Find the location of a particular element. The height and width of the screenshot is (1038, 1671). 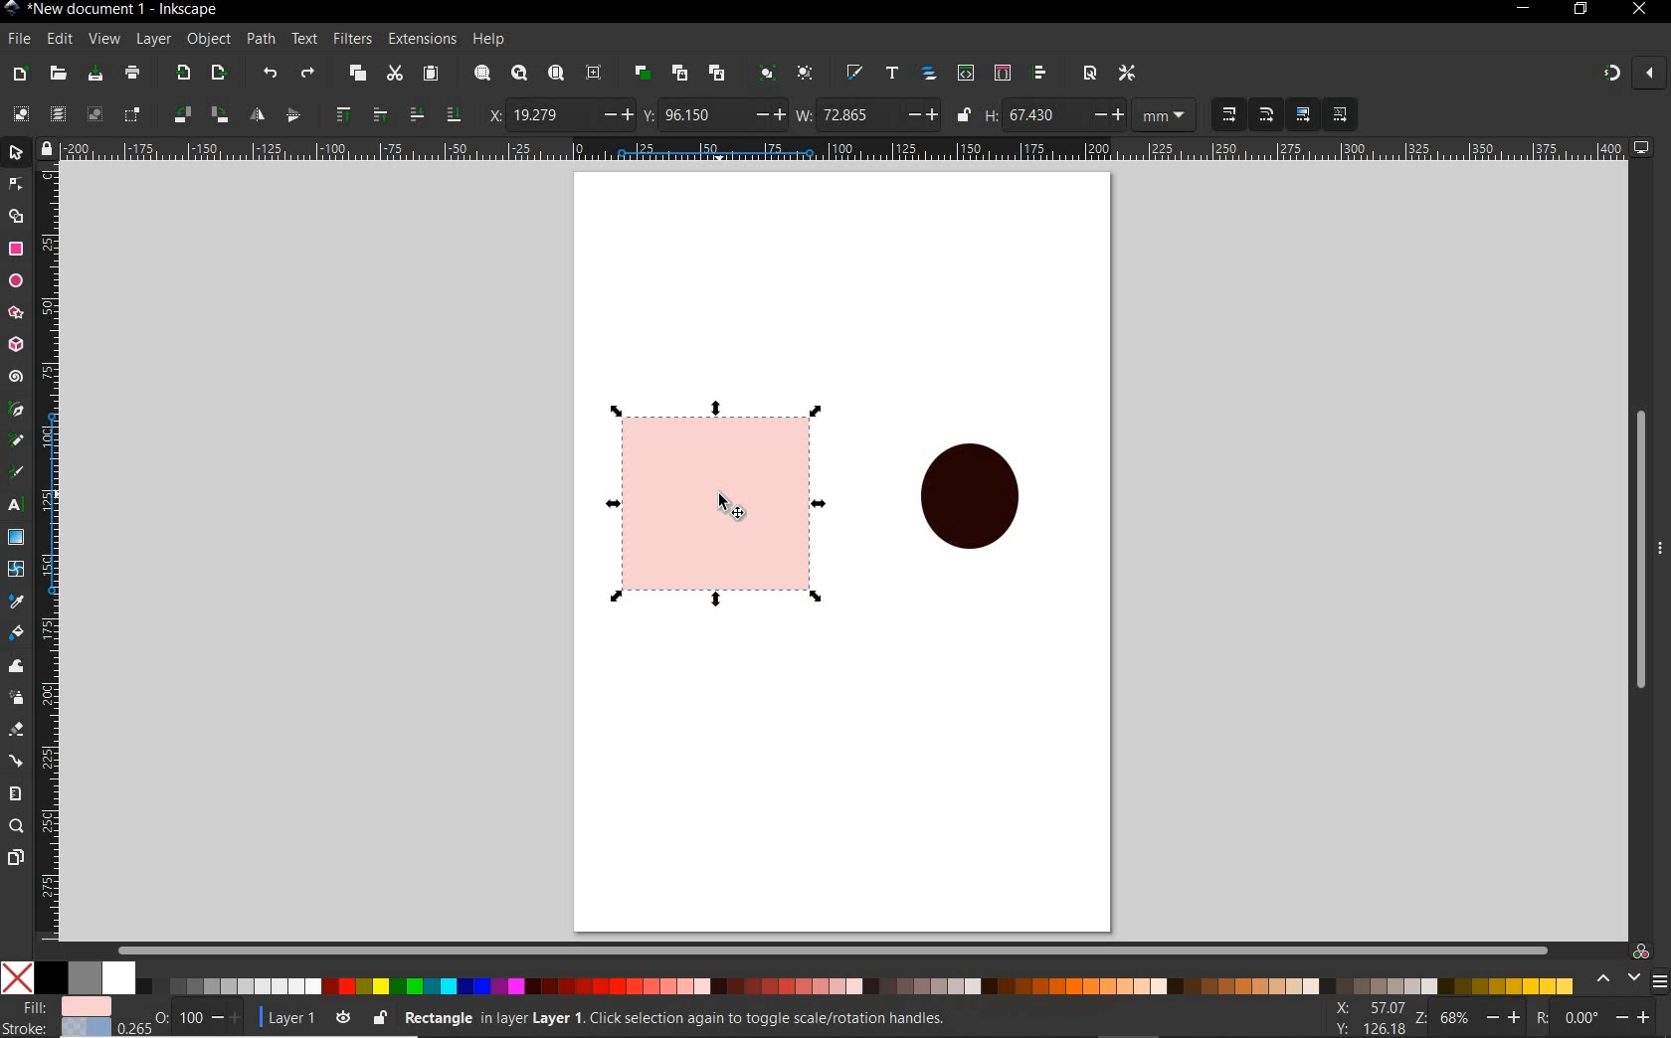

lock or unlock width and height is located at coordinates (965, 113).